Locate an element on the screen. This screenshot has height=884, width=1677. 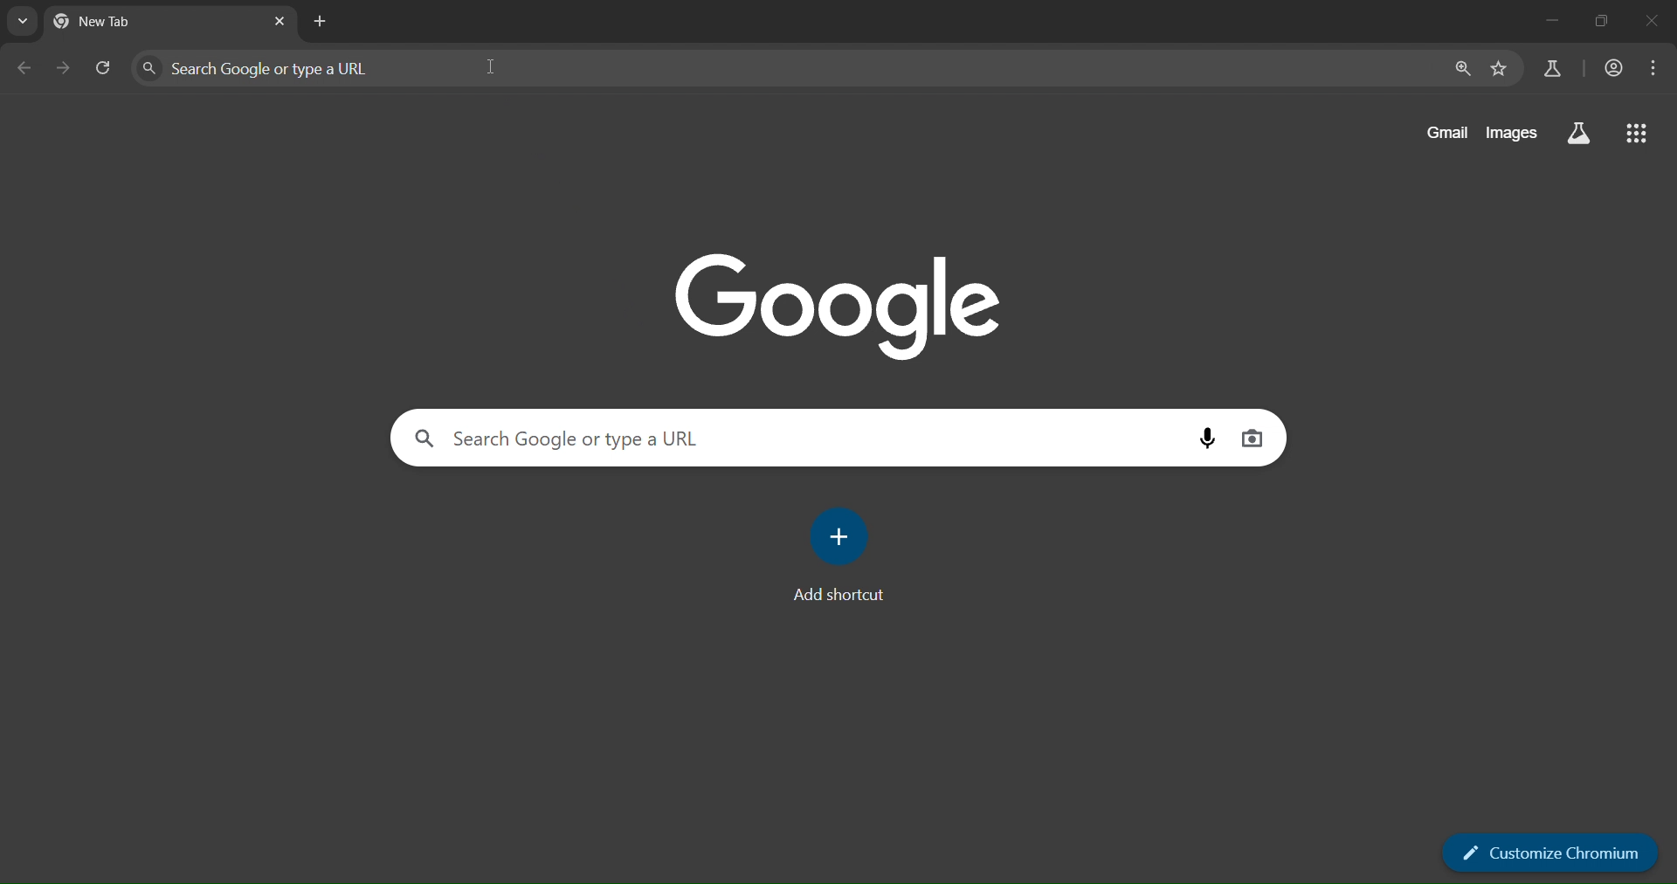
minimize is located at coordinates (1552, 21).